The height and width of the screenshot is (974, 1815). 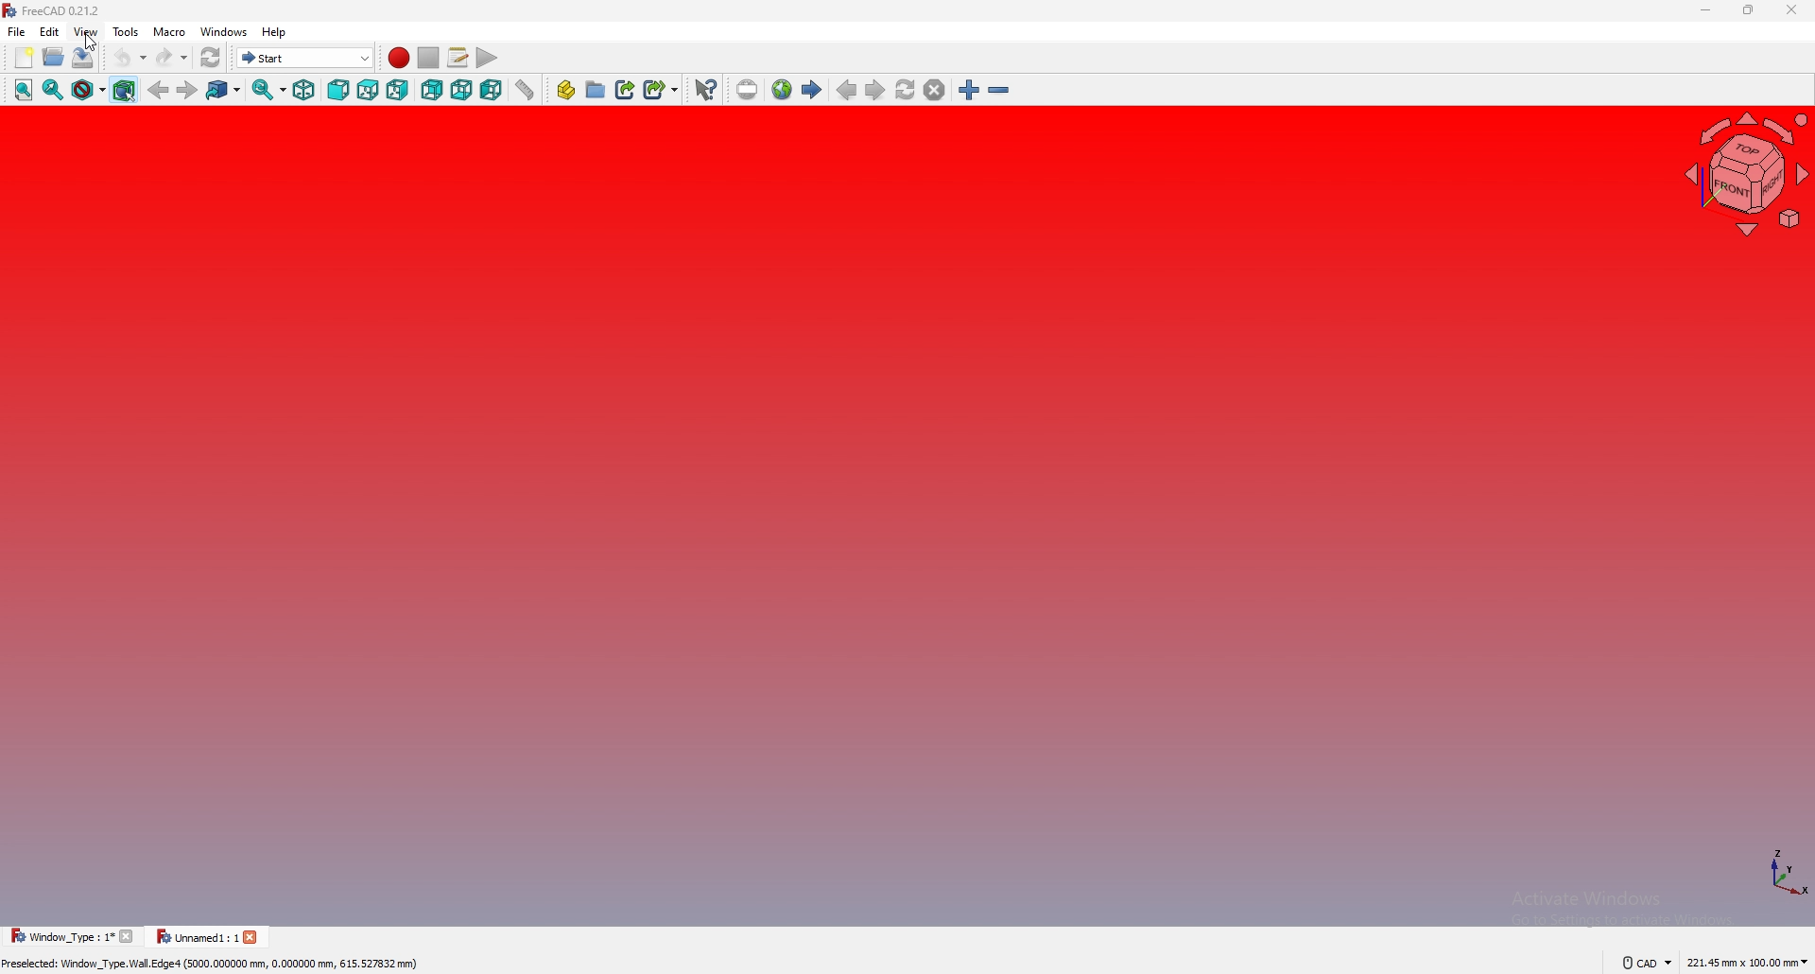 What do you see at coordinates (268, 89) in the screenshot?
I see `synced view` at bounding box center [268, 89].